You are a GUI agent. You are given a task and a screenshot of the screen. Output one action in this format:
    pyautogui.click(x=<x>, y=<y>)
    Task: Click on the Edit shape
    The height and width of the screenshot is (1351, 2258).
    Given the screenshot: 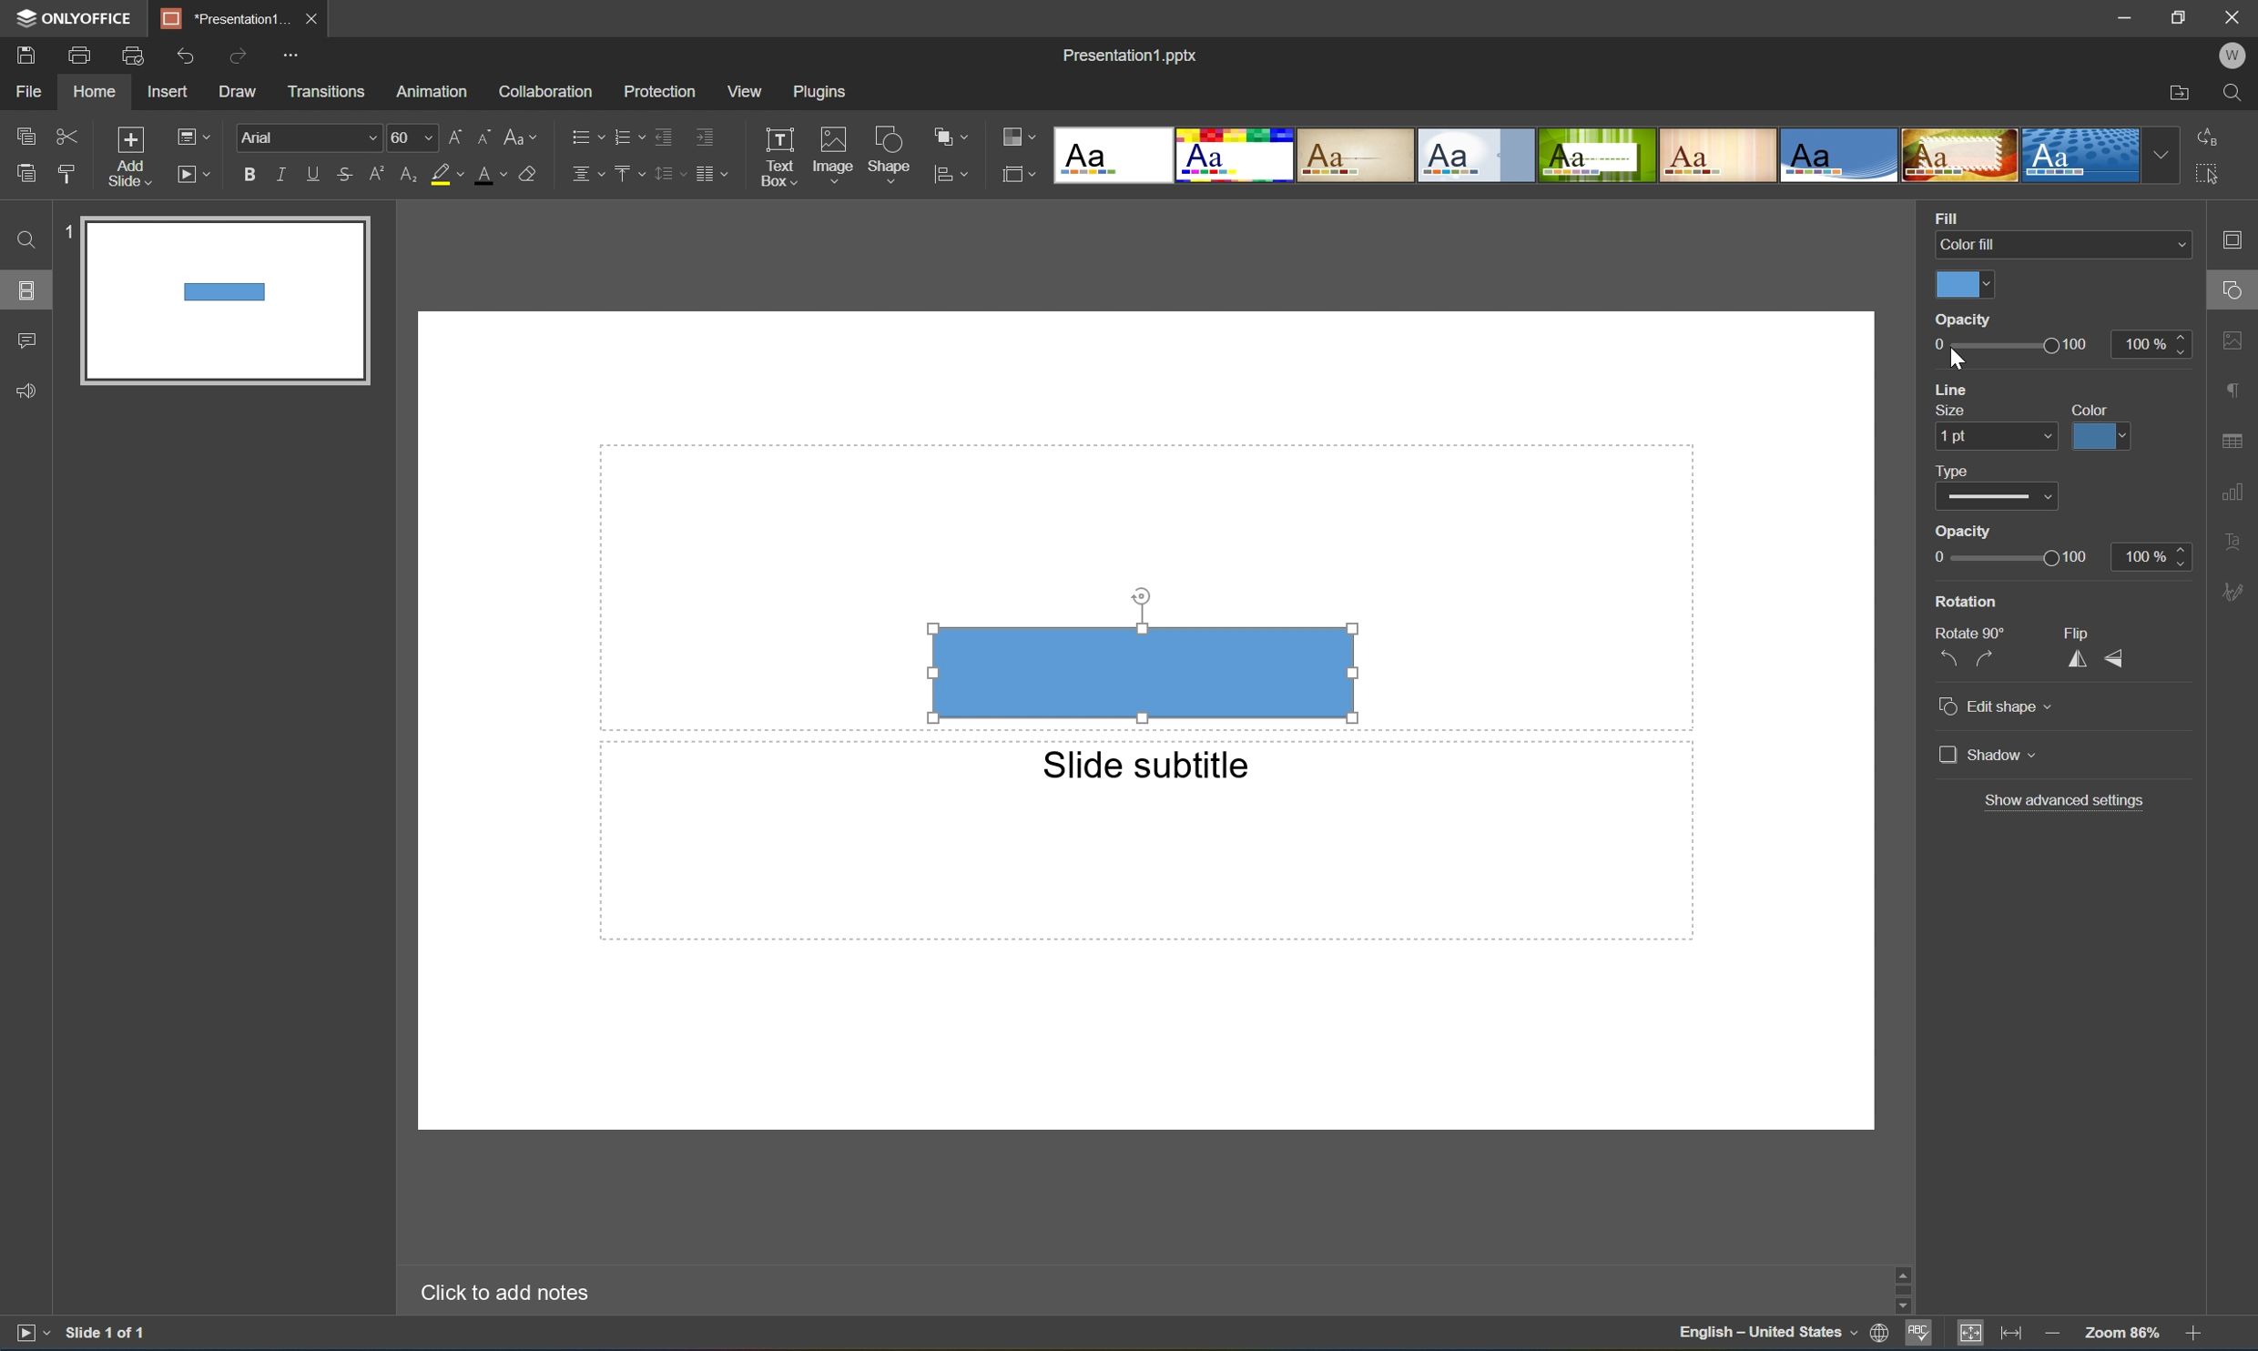 What is the action you would take?
    pyautogui.click(x=1999, y=708)
    